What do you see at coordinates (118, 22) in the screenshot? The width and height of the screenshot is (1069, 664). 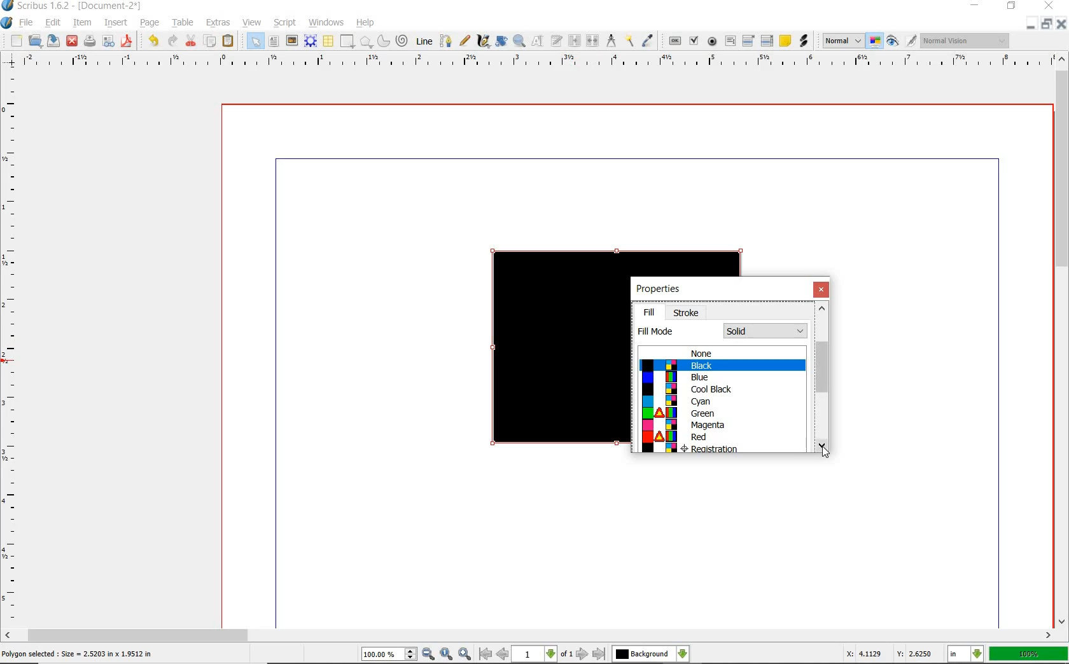 I see `insert` at bounding box center [118, 22].